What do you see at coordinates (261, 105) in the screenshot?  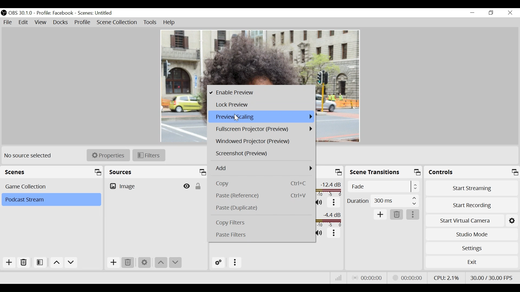 I see `Lock Preview` at bounding box center [261, 105].